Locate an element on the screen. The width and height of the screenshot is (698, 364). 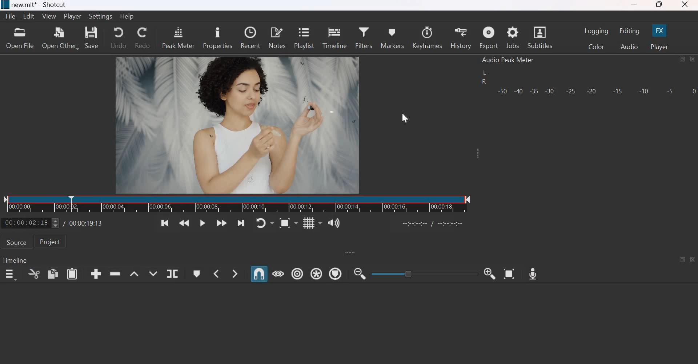
Properties is located at coordinates (217, 37).